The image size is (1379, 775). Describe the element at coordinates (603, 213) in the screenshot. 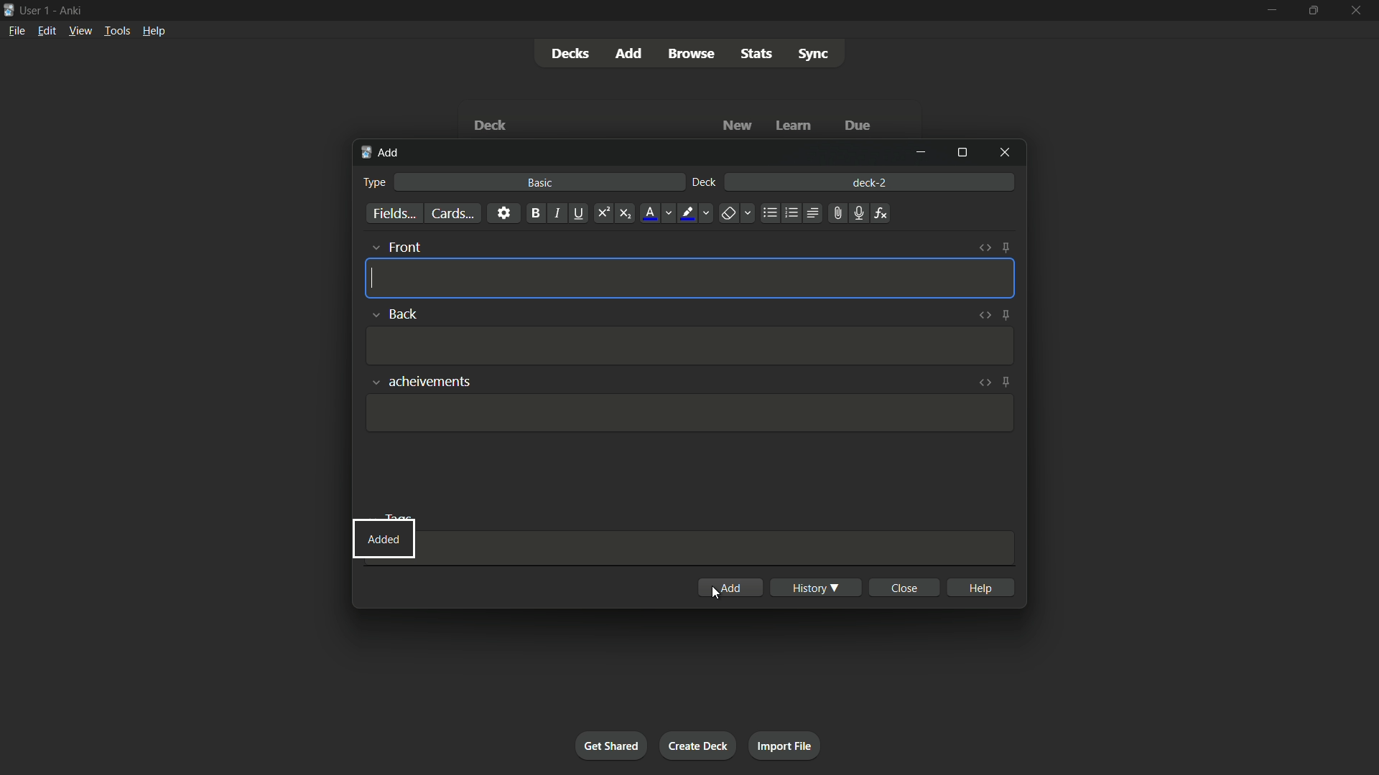

I see `superscript` at that location.